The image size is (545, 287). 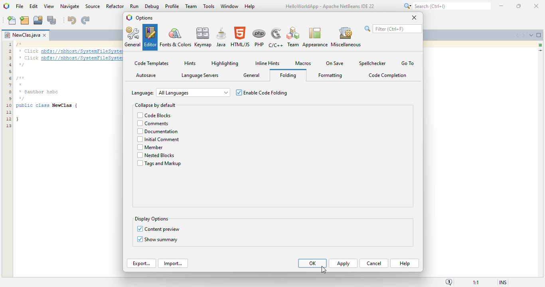 What do you see at coordinates (502, 282) in the screenshot?
I see `insert mode` at bounding box center [502, 282].